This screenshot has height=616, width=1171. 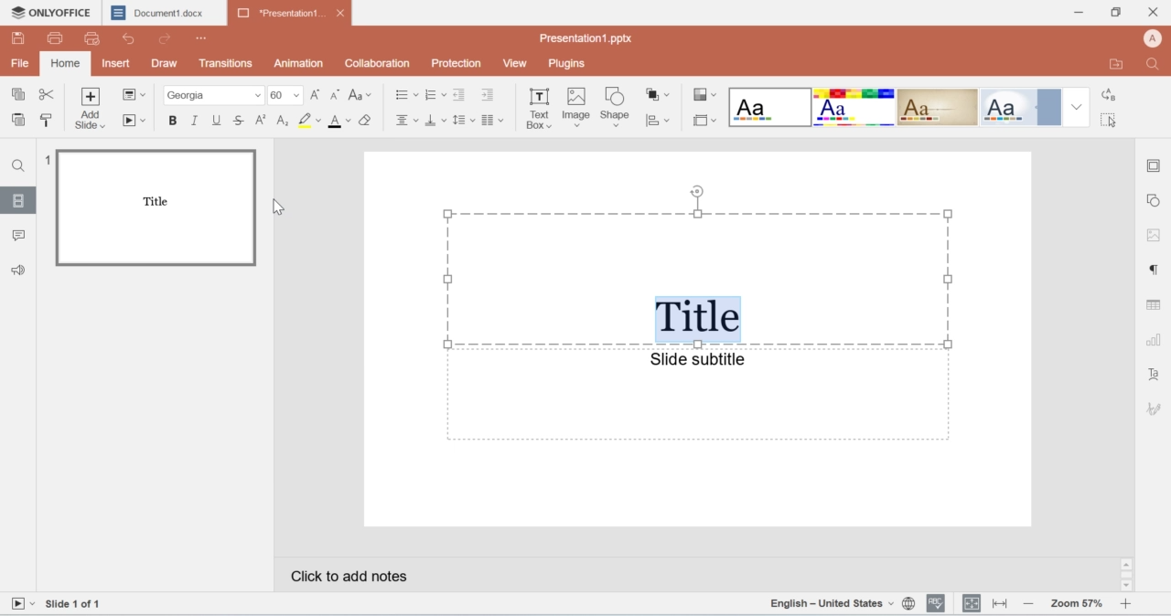 I want to click on case, so click(x=361, y=95).